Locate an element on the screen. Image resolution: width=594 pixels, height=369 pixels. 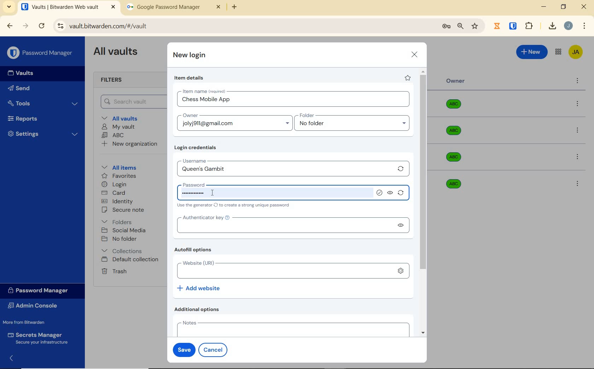
address bar is located at coordinates (244, 27).